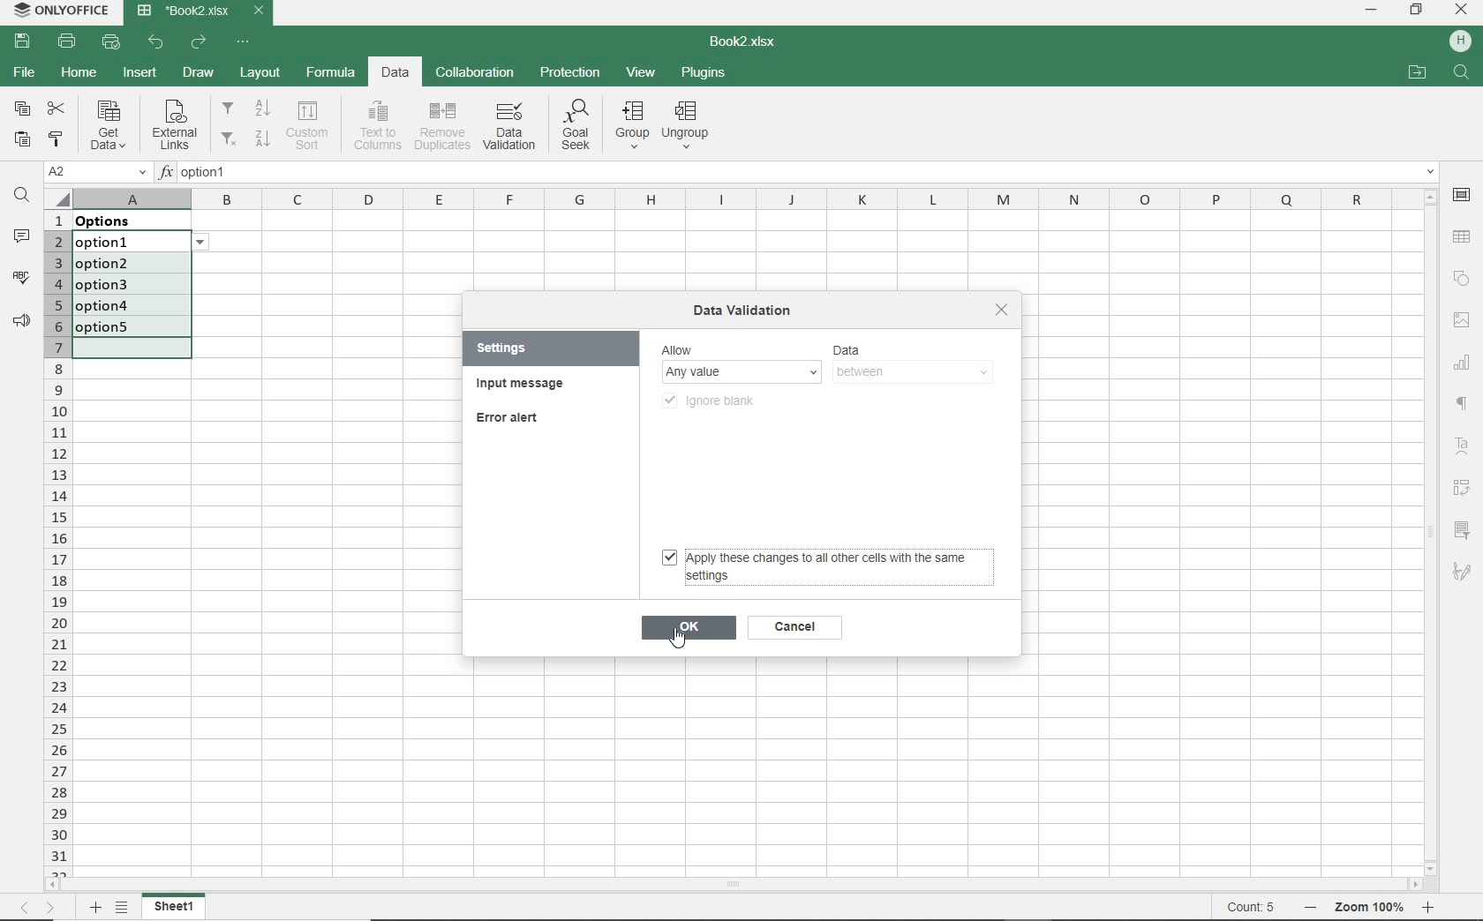  What do you see at coordinates (1464, 320) in the screenshot?
I see `IMAGE` at bounding box center [1464, 320].